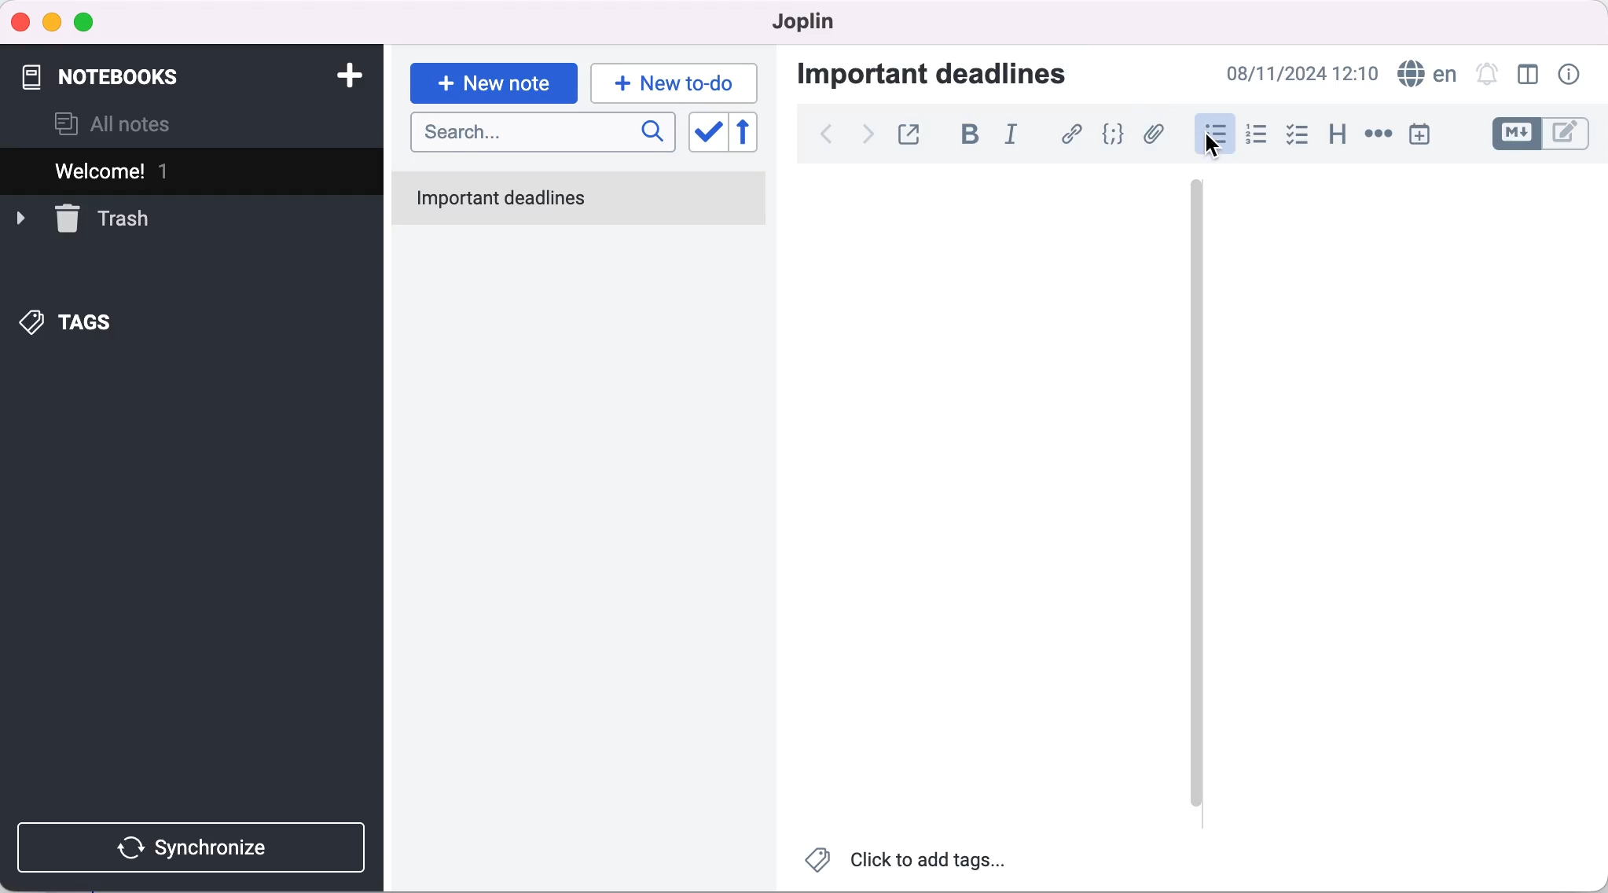 The image size is (1608, 893). Describe the element at coordinates (967, 501) in the screenshot. I see `blank canvas` at that location.